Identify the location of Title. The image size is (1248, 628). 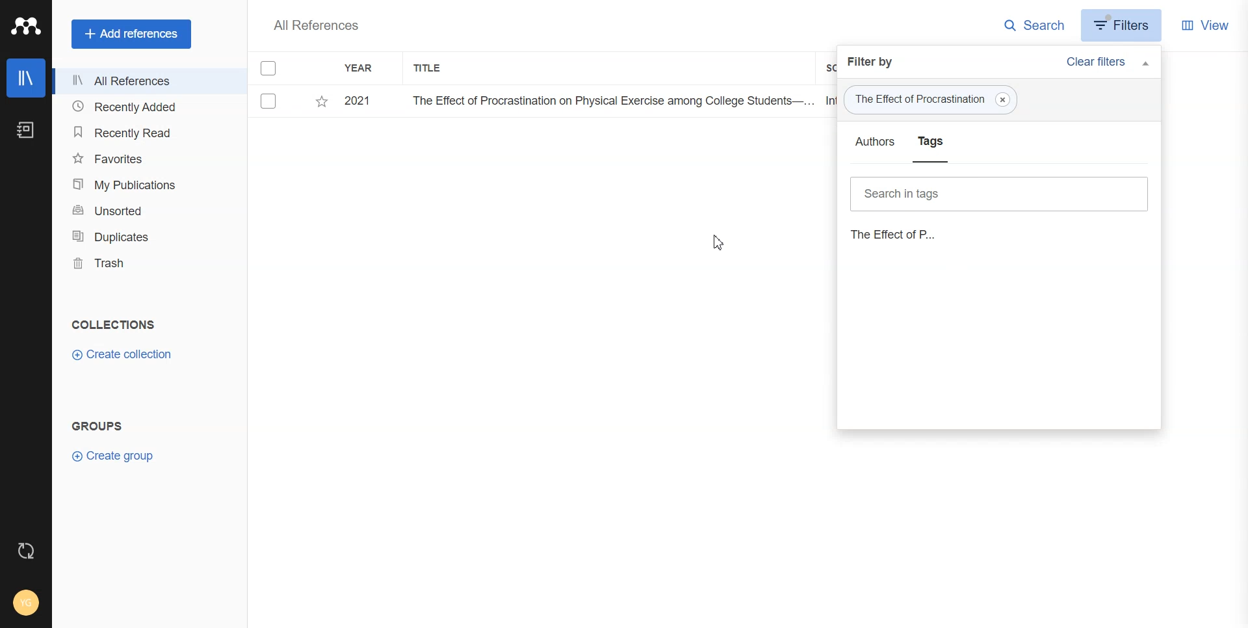
(434, 69).